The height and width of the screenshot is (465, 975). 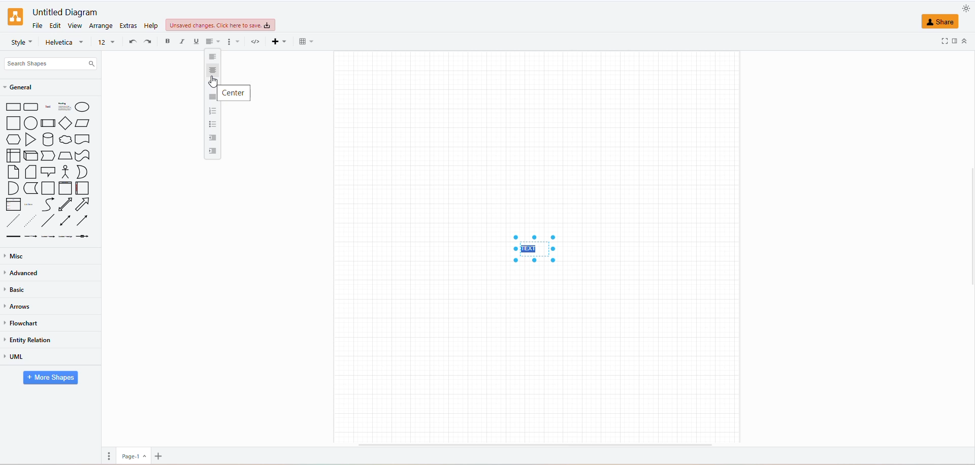 What do you see at coordinates (233, 43) in the screenshot?
I see `format` at bounding box center [233, 43].